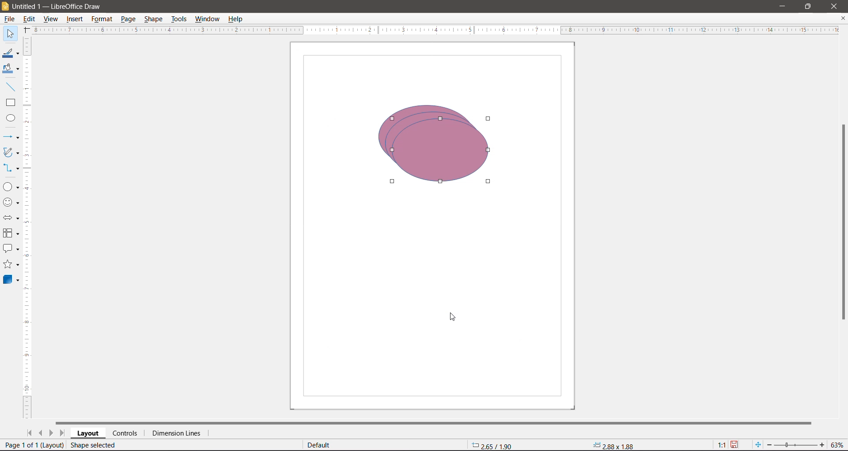 This screenshot has width=848, height=451. Describe the element at coordinates (11, 153) in the screenshot. I see `Curves and Polygons` at that location.